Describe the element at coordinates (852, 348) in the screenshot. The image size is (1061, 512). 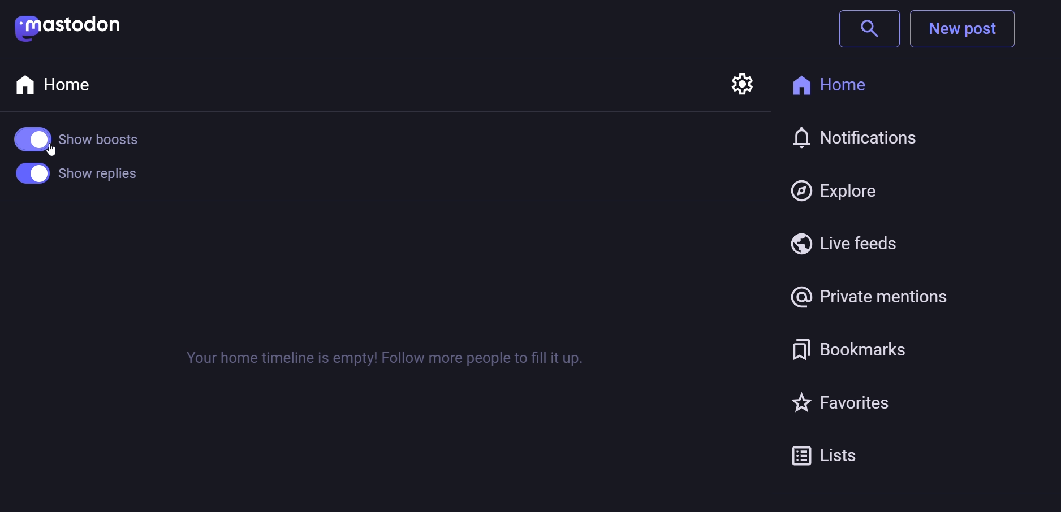
I see `bookmark` at that location.